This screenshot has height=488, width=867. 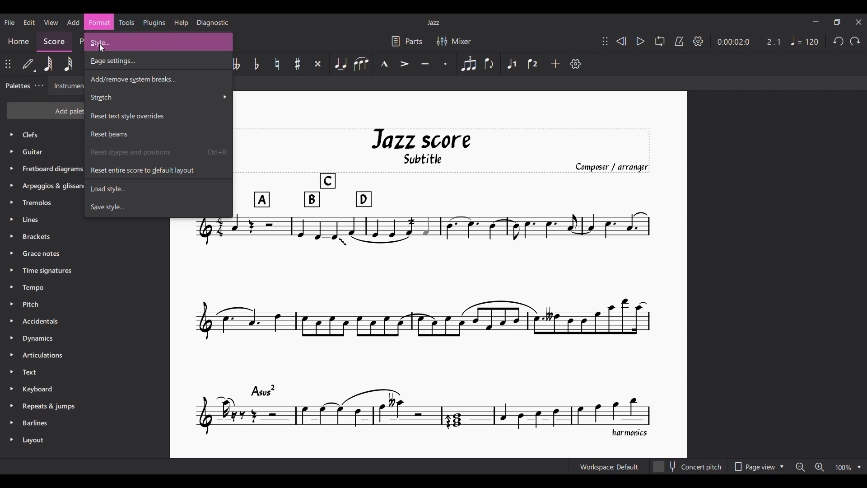 I want to click on Toggle double sharp, so click(x=318, y=64).